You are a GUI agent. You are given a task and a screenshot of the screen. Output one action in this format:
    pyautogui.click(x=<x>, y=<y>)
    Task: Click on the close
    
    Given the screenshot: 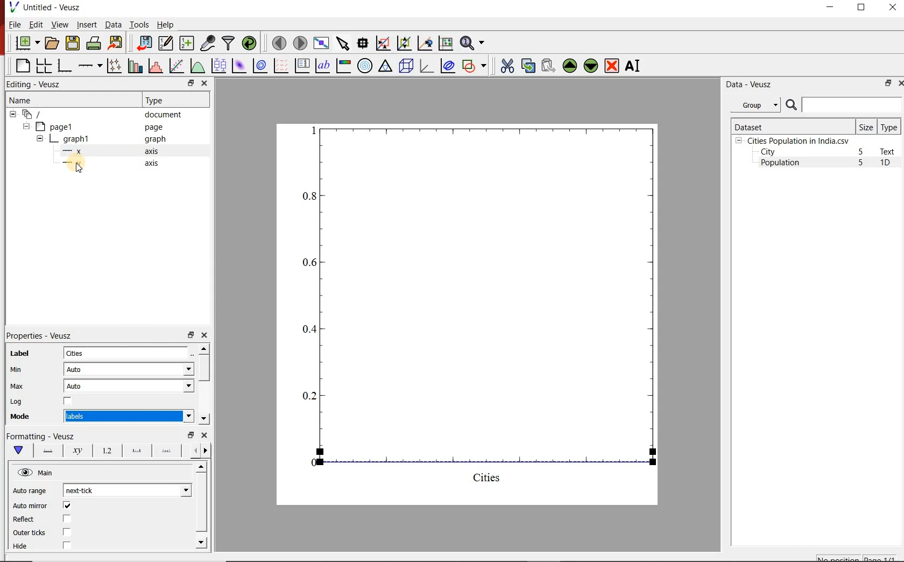 What is the action you would take?
    pyautogui.click(x=206, y=83)
    